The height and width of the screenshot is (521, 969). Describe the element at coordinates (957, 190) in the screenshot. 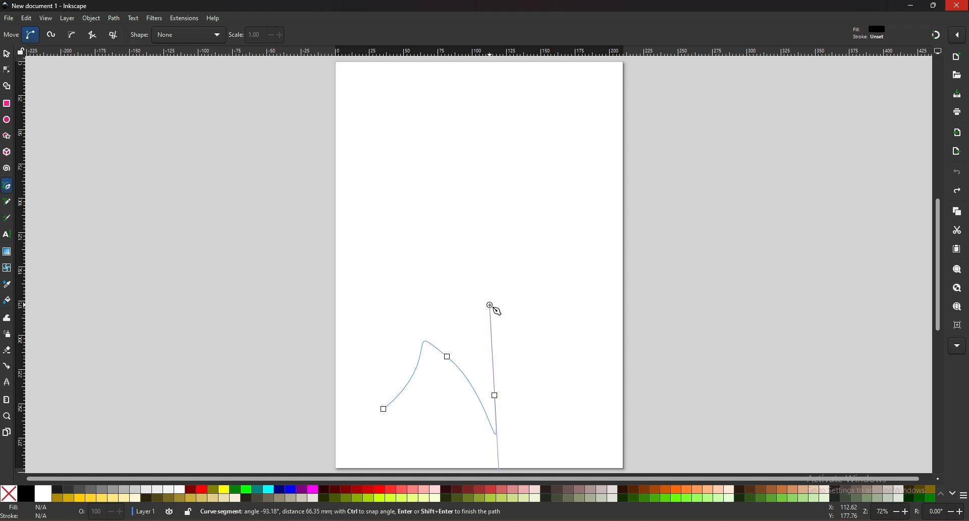

I see `redo` at that location.